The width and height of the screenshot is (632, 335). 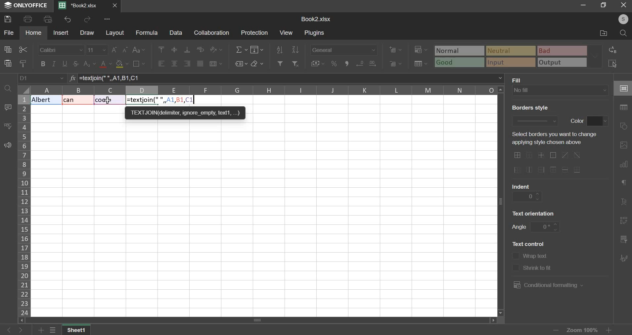 What do you see at coordinates (529, 108) in the screenshot?
I see `text` at bounding box center [529, 108].